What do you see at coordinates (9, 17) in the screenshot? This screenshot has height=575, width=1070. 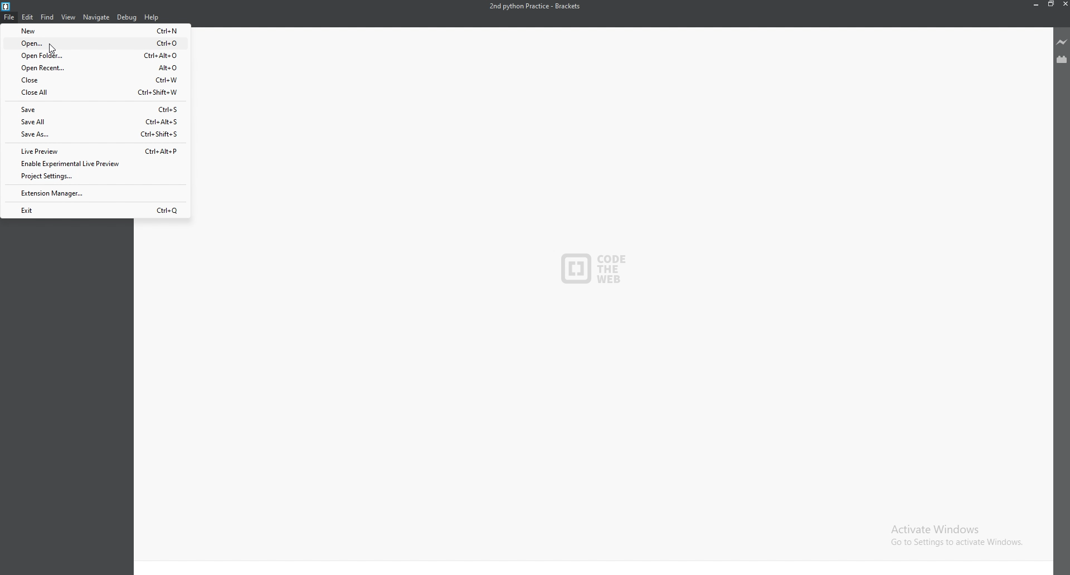 I see `file` at bounding box center [9, 17].